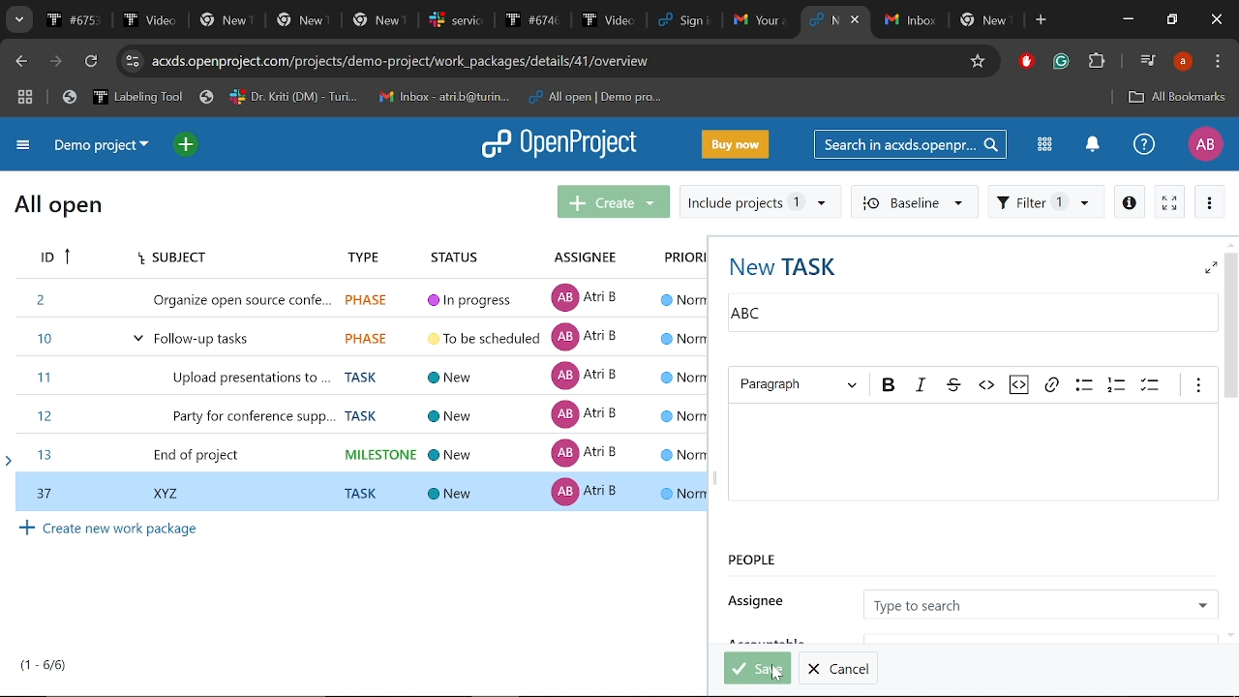 The image size is (1239, 697). What do you see at coordinates (975, 63) in the screenshot?
I see `Add/remove bookmark` at bounding box center [975, 63].